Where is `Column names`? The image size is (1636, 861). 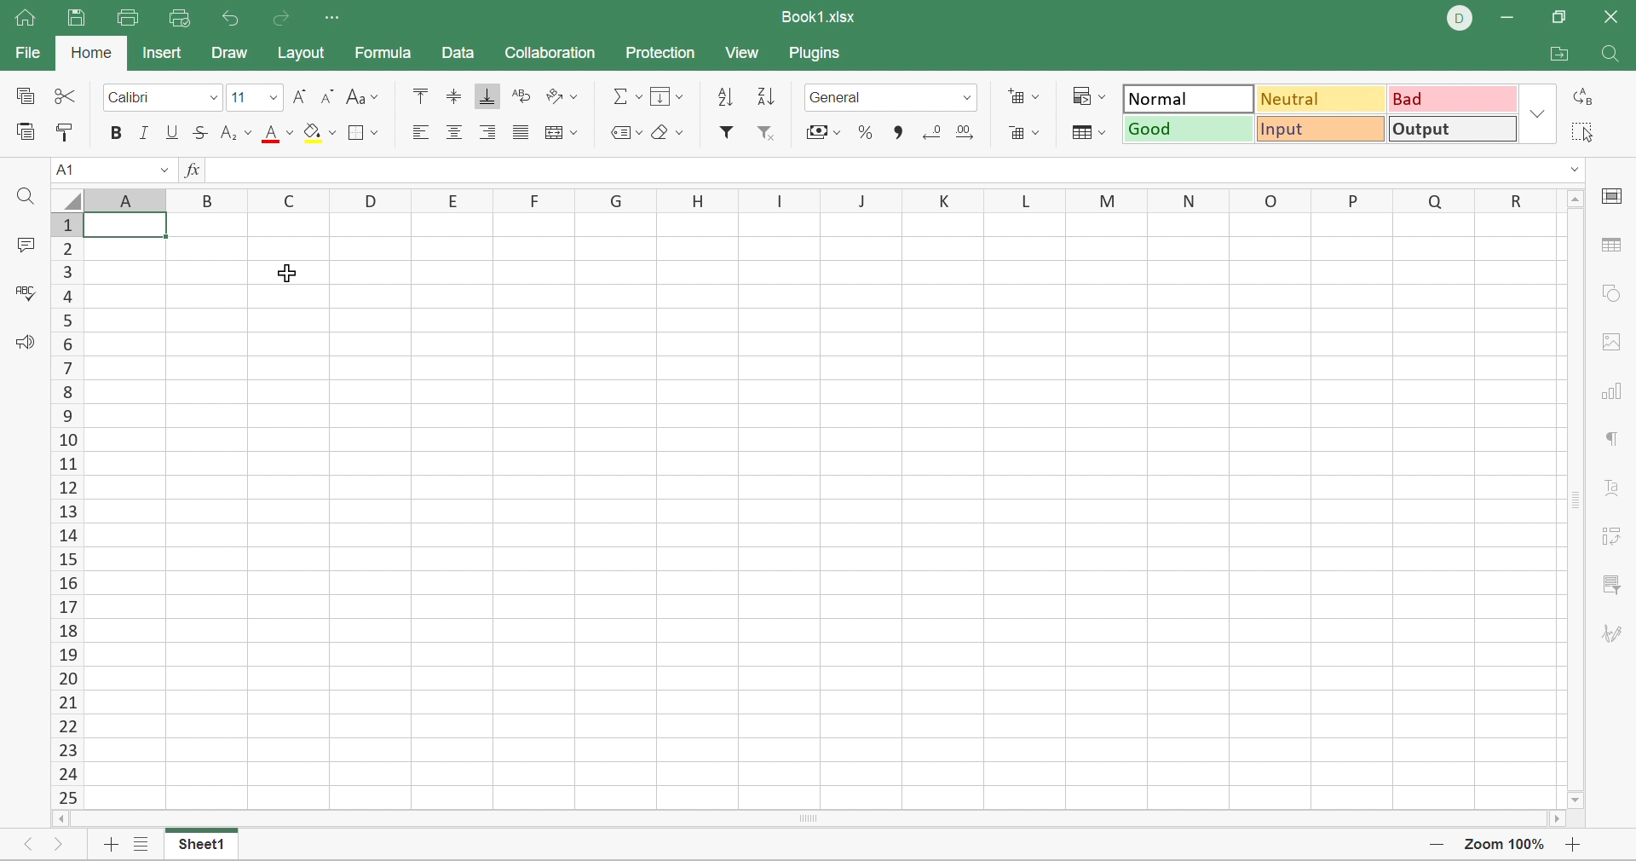
Column names is located at coordinates (819, 201).